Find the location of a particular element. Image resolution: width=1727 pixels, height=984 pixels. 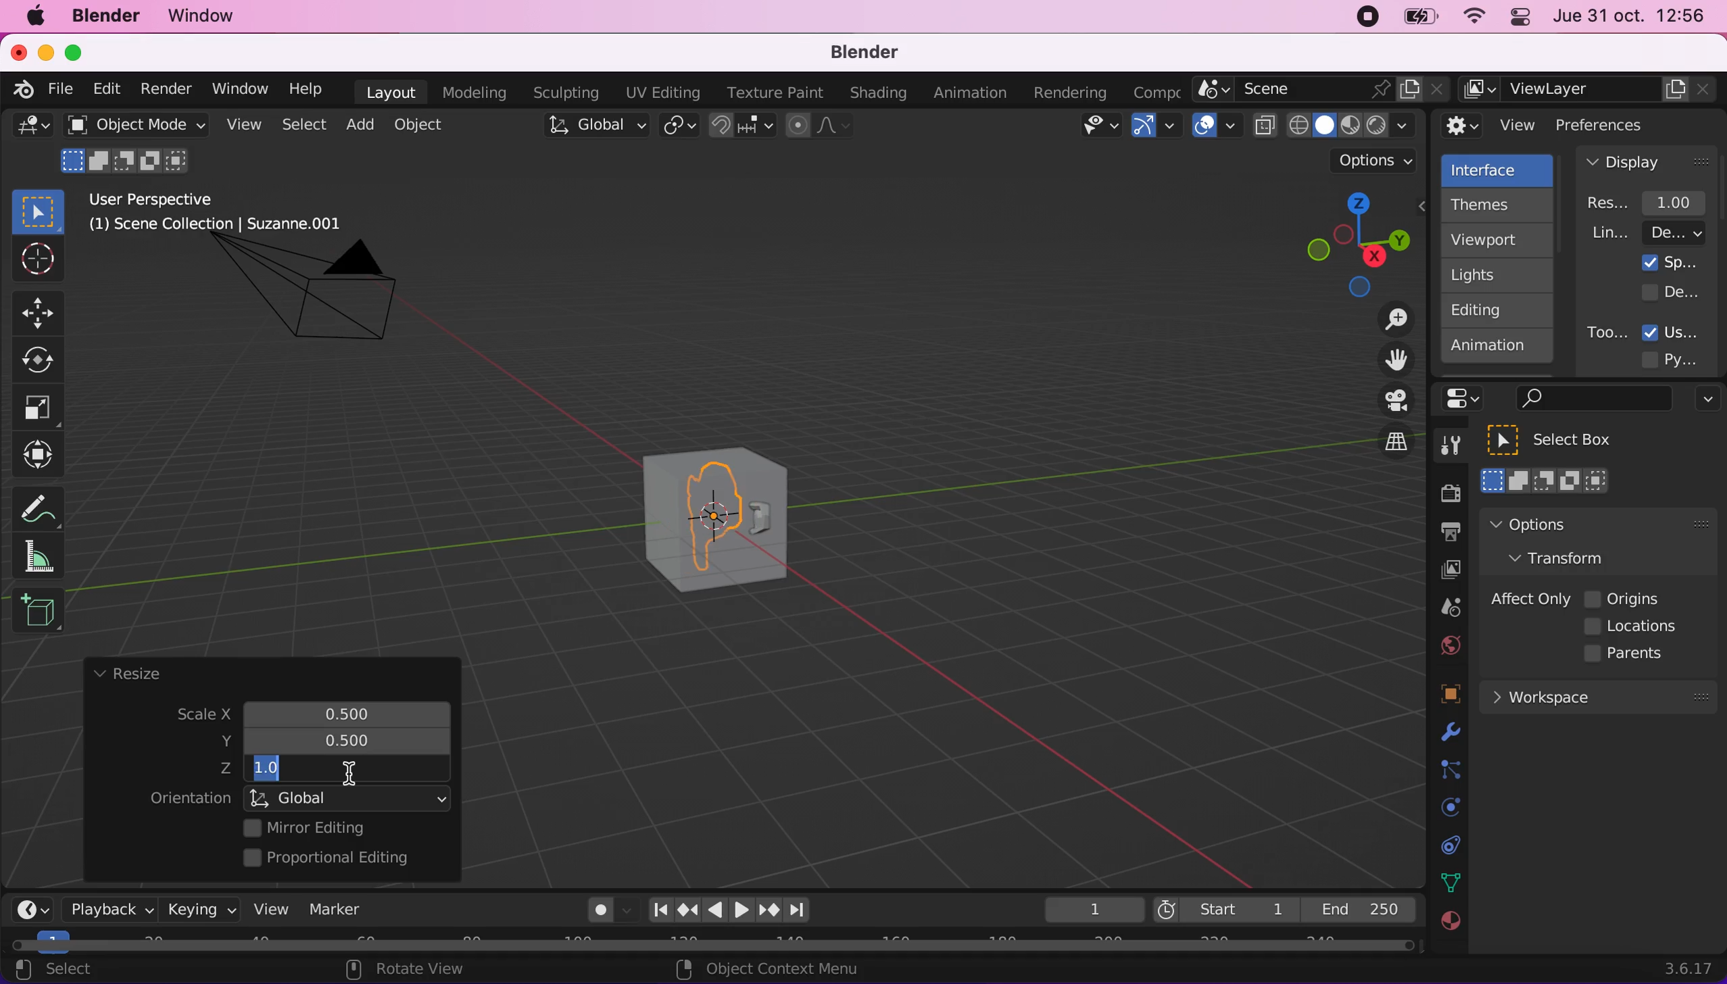

selected z is located at coordinates (276, 769).